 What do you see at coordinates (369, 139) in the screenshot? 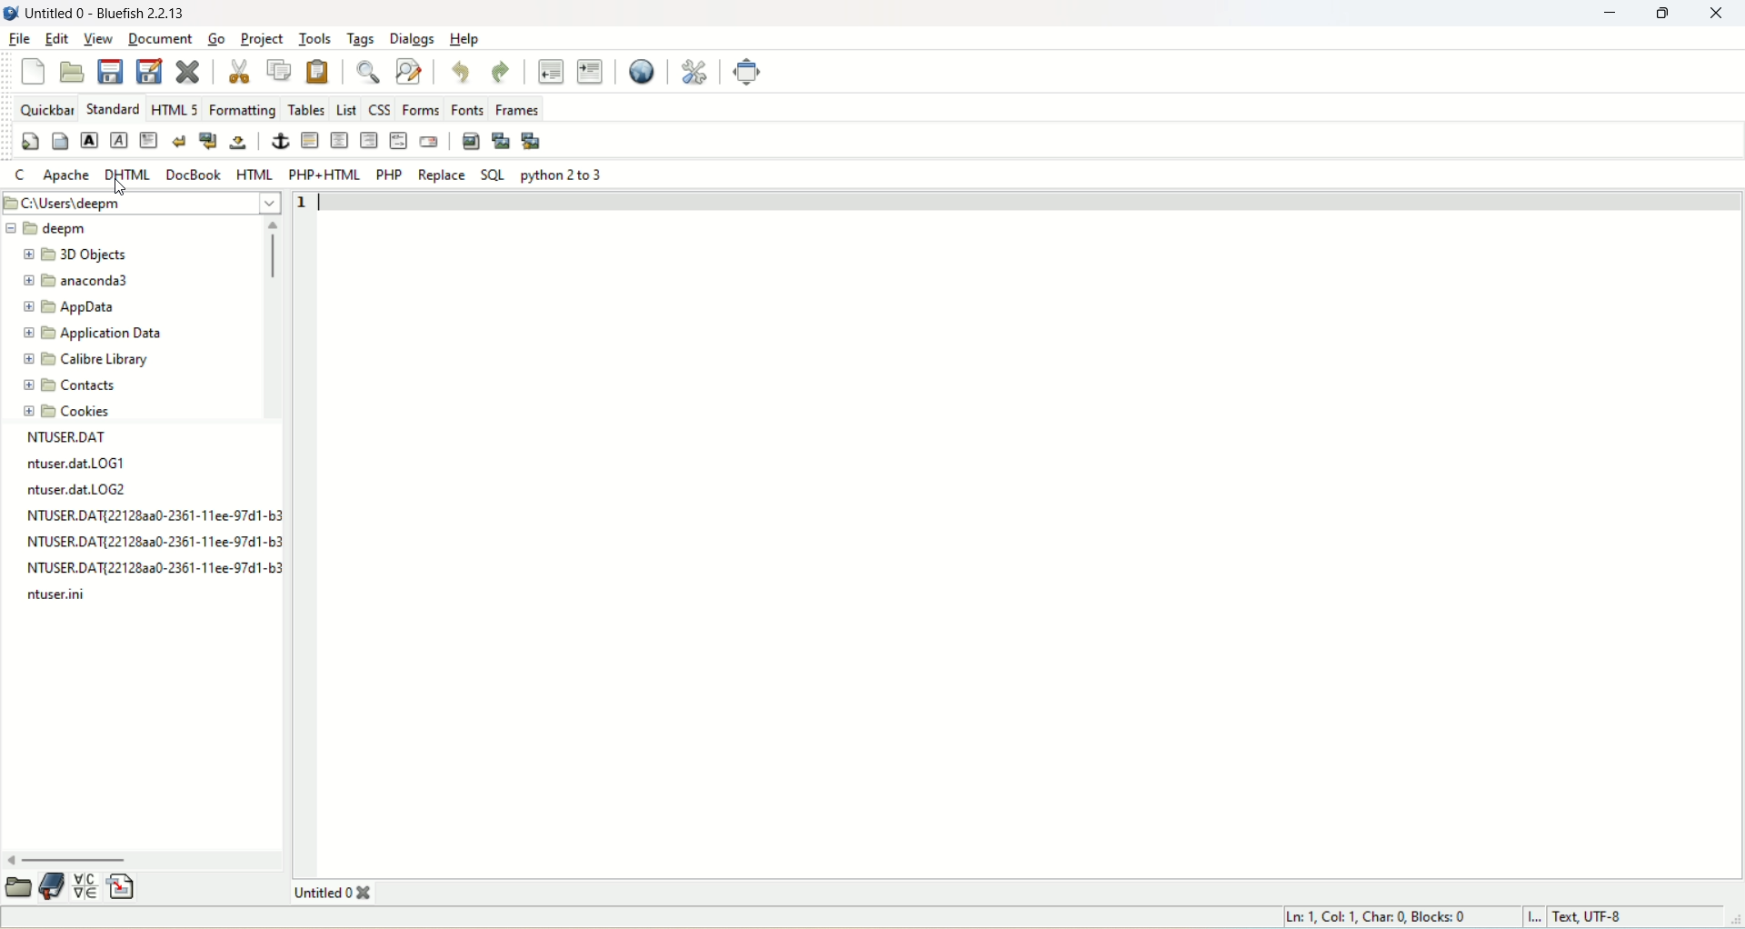
I see `right justify` at bounding box center [369, 139].